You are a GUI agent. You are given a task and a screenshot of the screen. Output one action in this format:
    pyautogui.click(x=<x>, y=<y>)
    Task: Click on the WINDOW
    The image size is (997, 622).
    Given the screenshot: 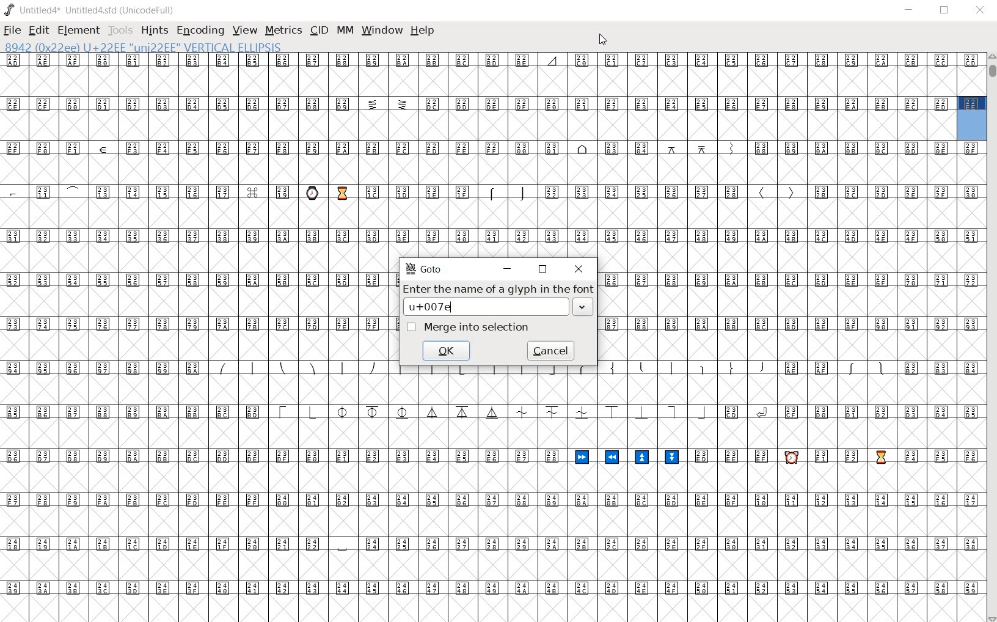 What is the action you would take?
    pyautogui.click(x=384, y=30)
    